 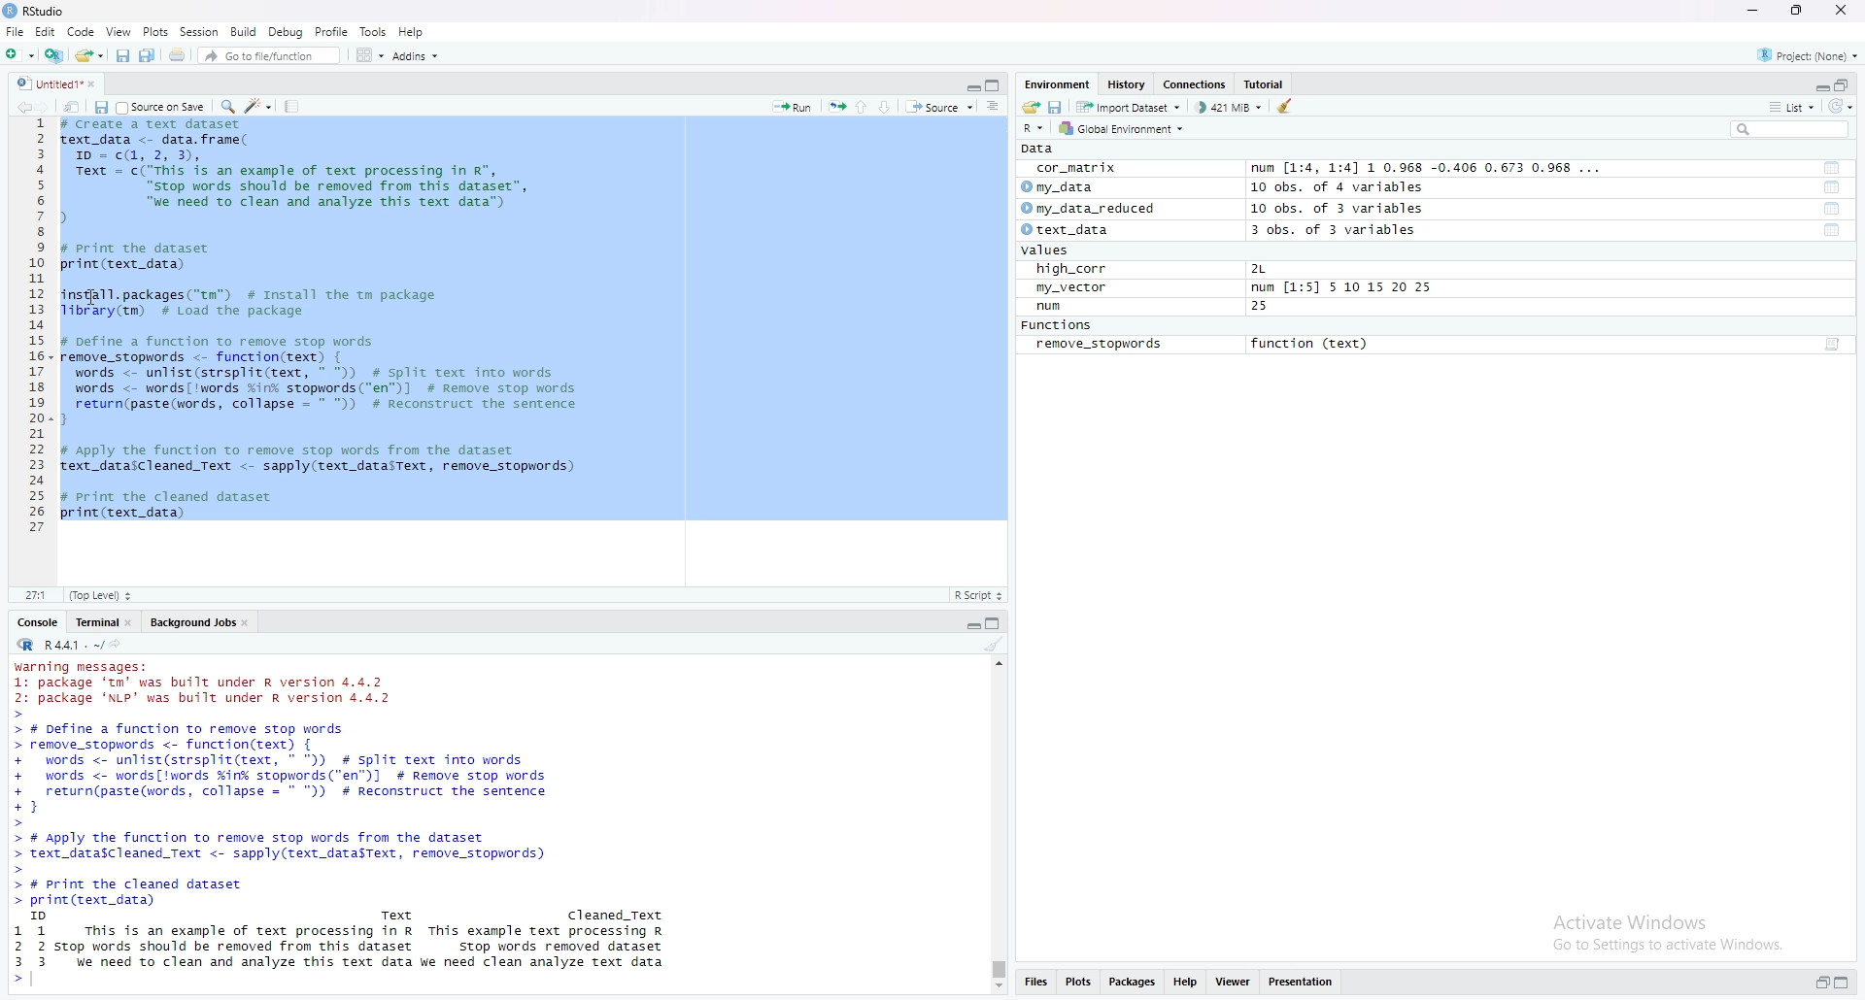 What do you see at coordinates (37, 595) in the screenshot?
I see `12:1` at bounding box center [37, 595].